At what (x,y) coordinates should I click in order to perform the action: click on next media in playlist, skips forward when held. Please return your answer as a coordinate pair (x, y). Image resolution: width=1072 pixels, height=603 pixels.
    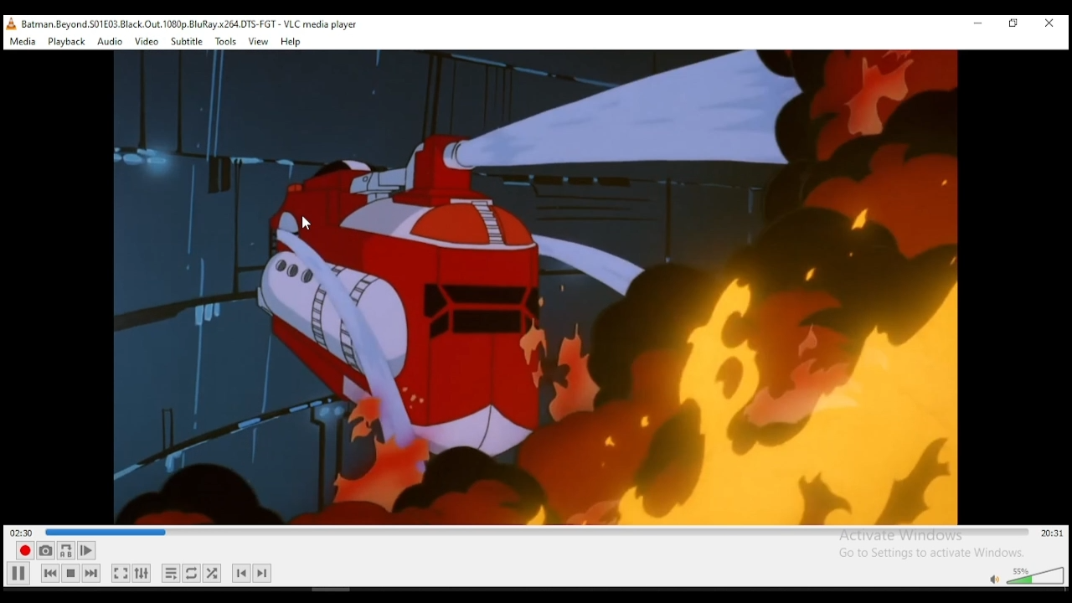
    Looking at the image, I should click on (90, 574).